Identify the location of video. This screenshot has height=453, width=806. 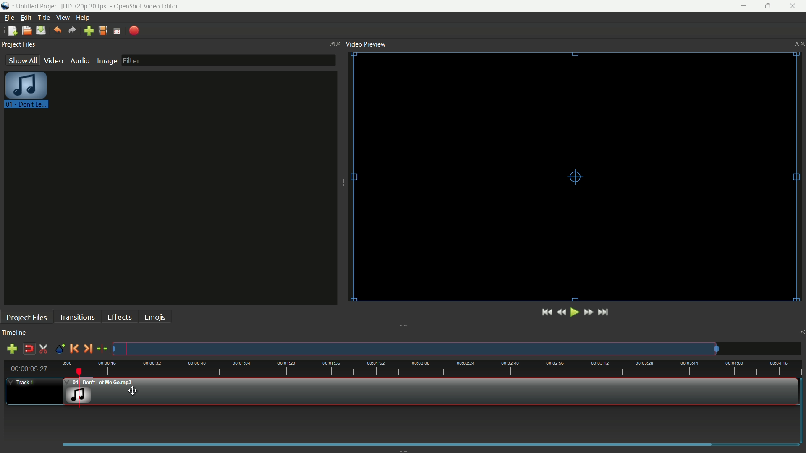
(53, 61).